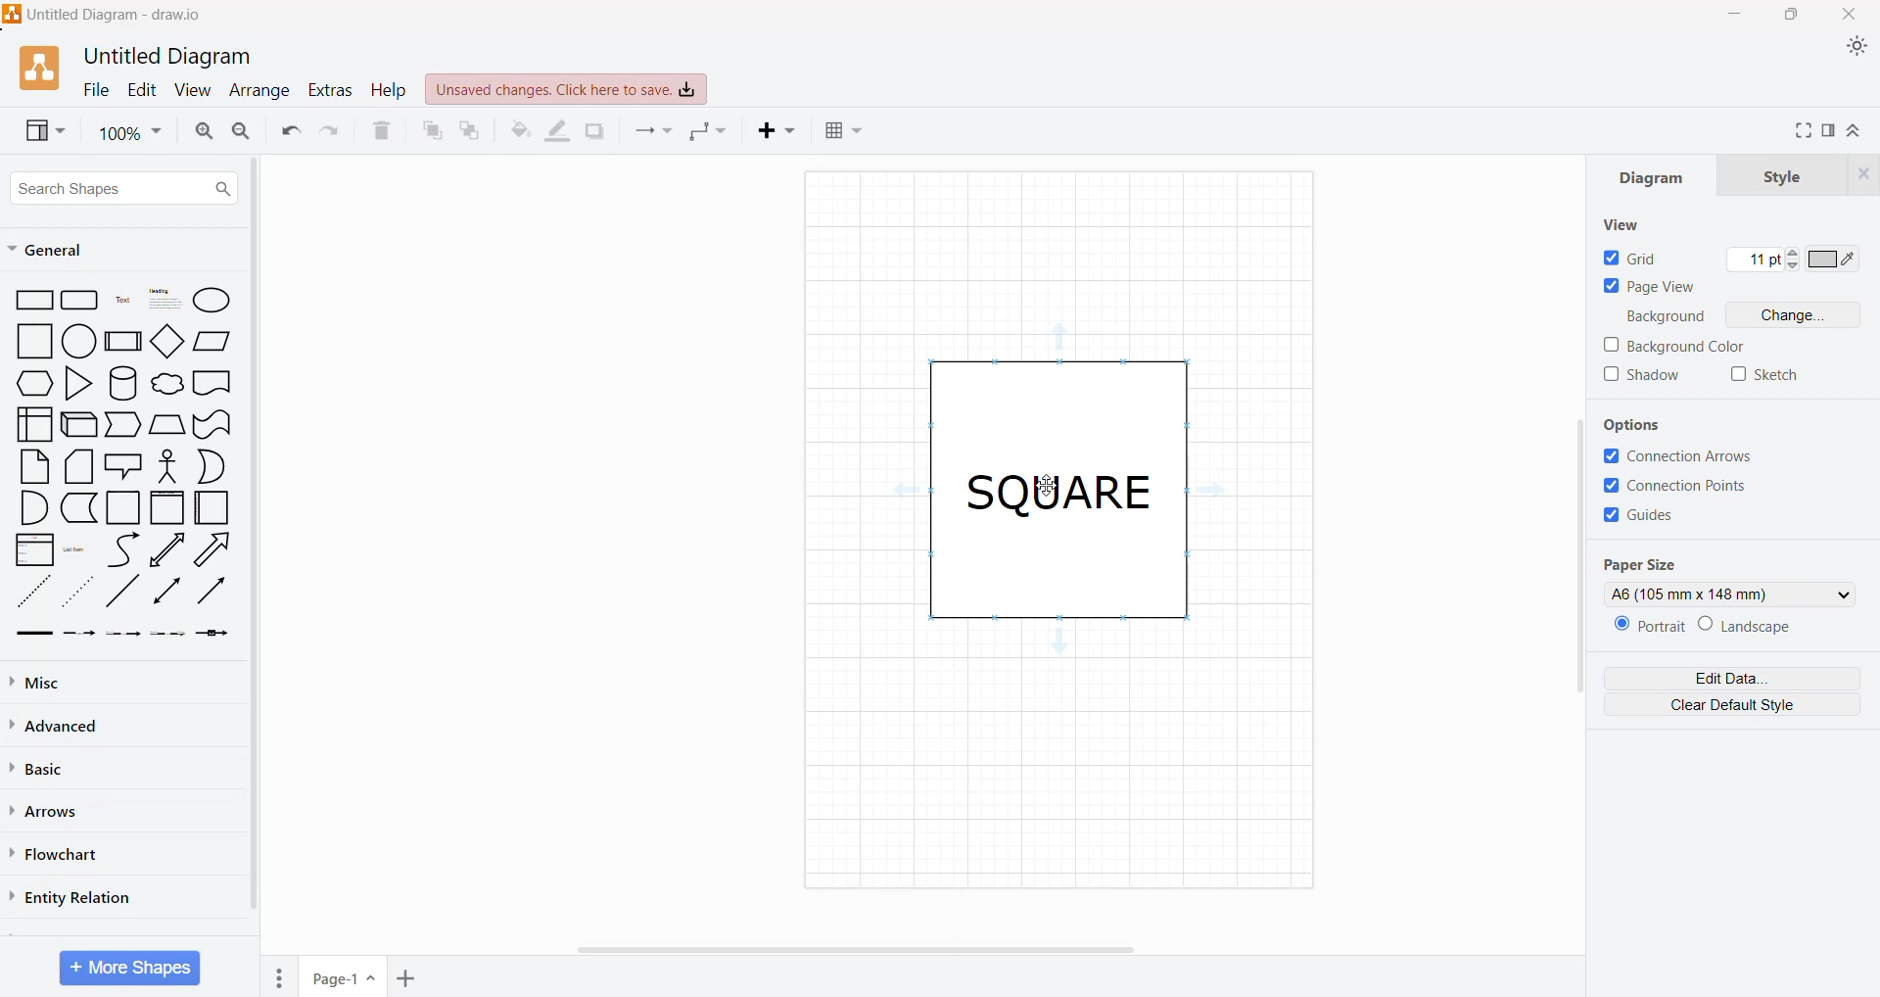 This screenshot has width=1880, height=997. What do you see at coordinates (392, 89) in the screenshot?
I see `Help` at bounding box center [392, 89].